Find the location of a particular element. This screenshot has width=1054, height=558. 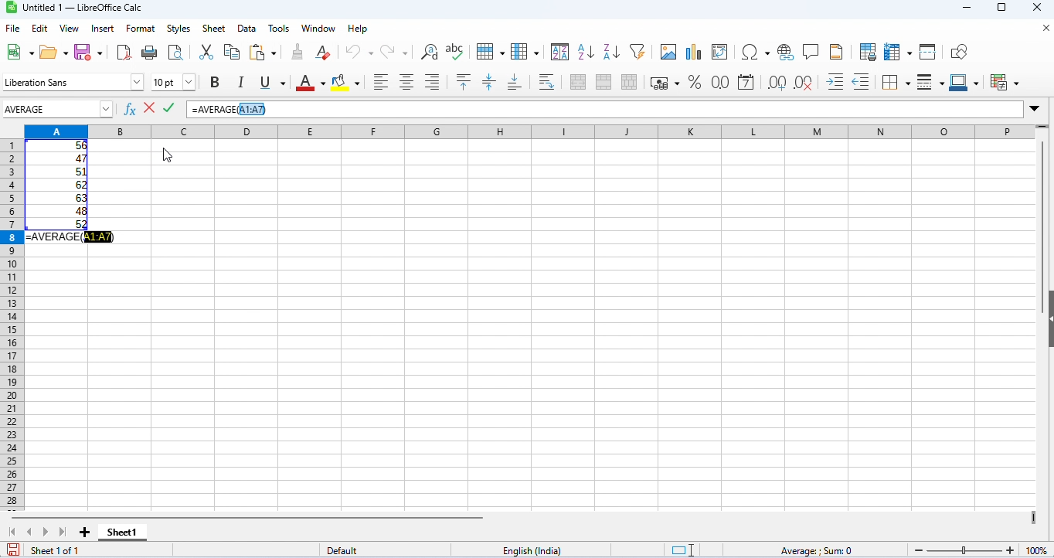

save is located at coordinates (13, 549).